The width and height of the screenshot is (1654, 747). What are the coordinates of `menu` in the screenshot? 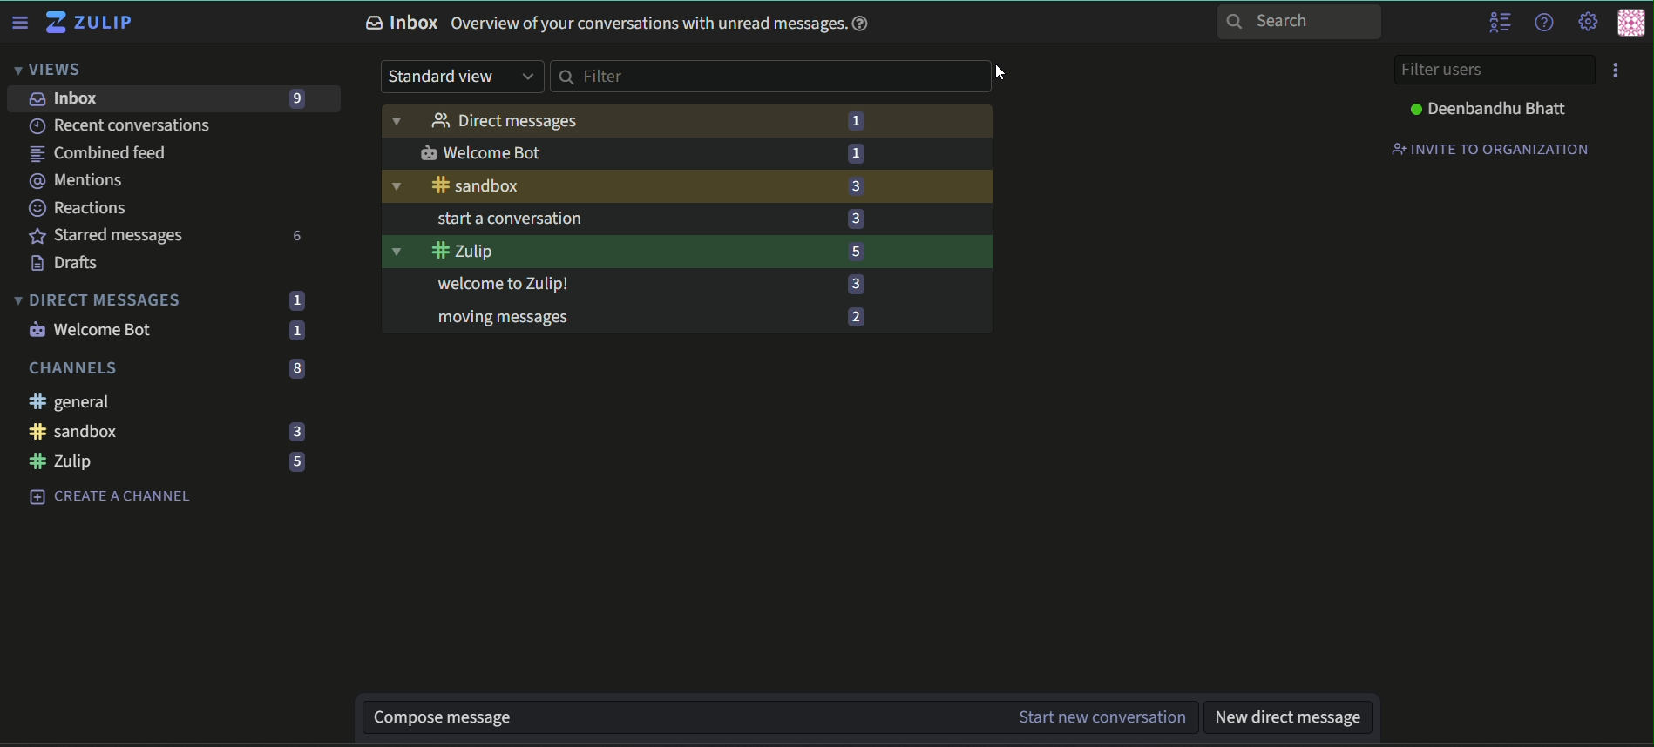 It's located at (1619, 71).